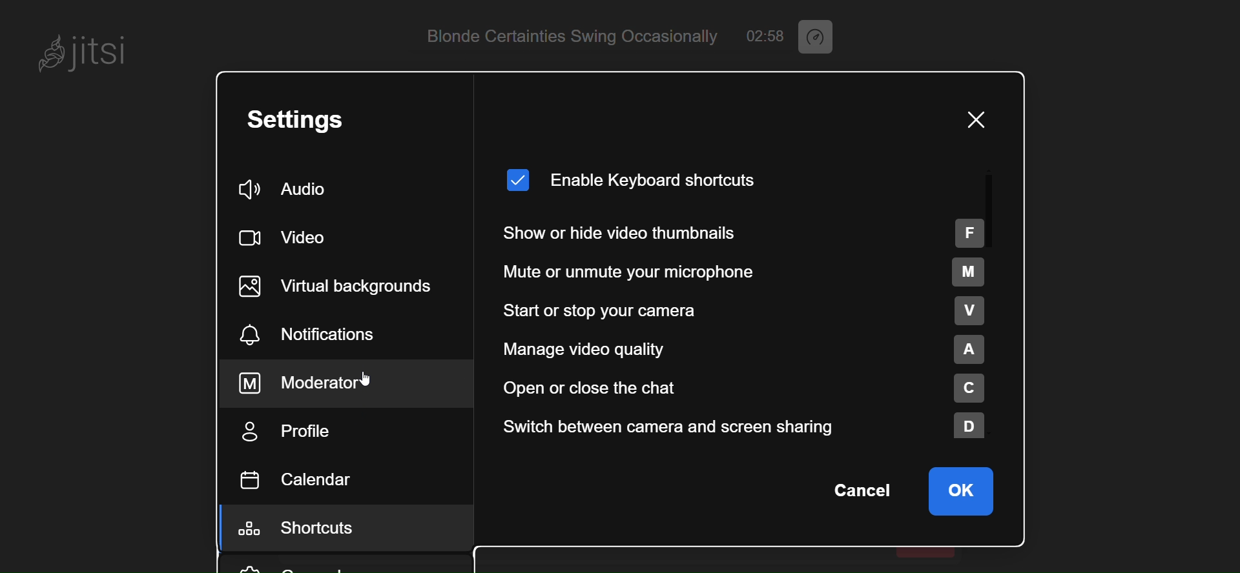 This screenshot has height=573, width=1240. I want to click on jitsi, so click(84, 49).